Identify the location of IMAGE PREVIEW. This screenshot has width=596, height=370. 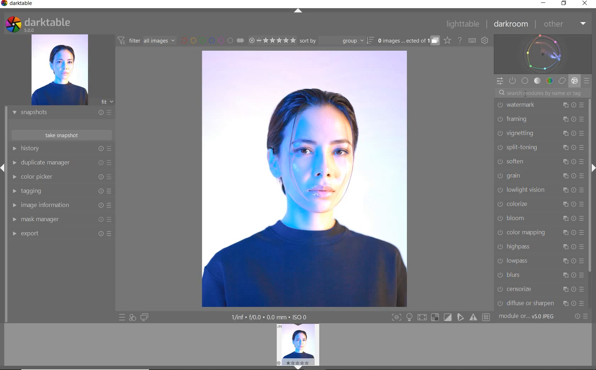
(59, 70).